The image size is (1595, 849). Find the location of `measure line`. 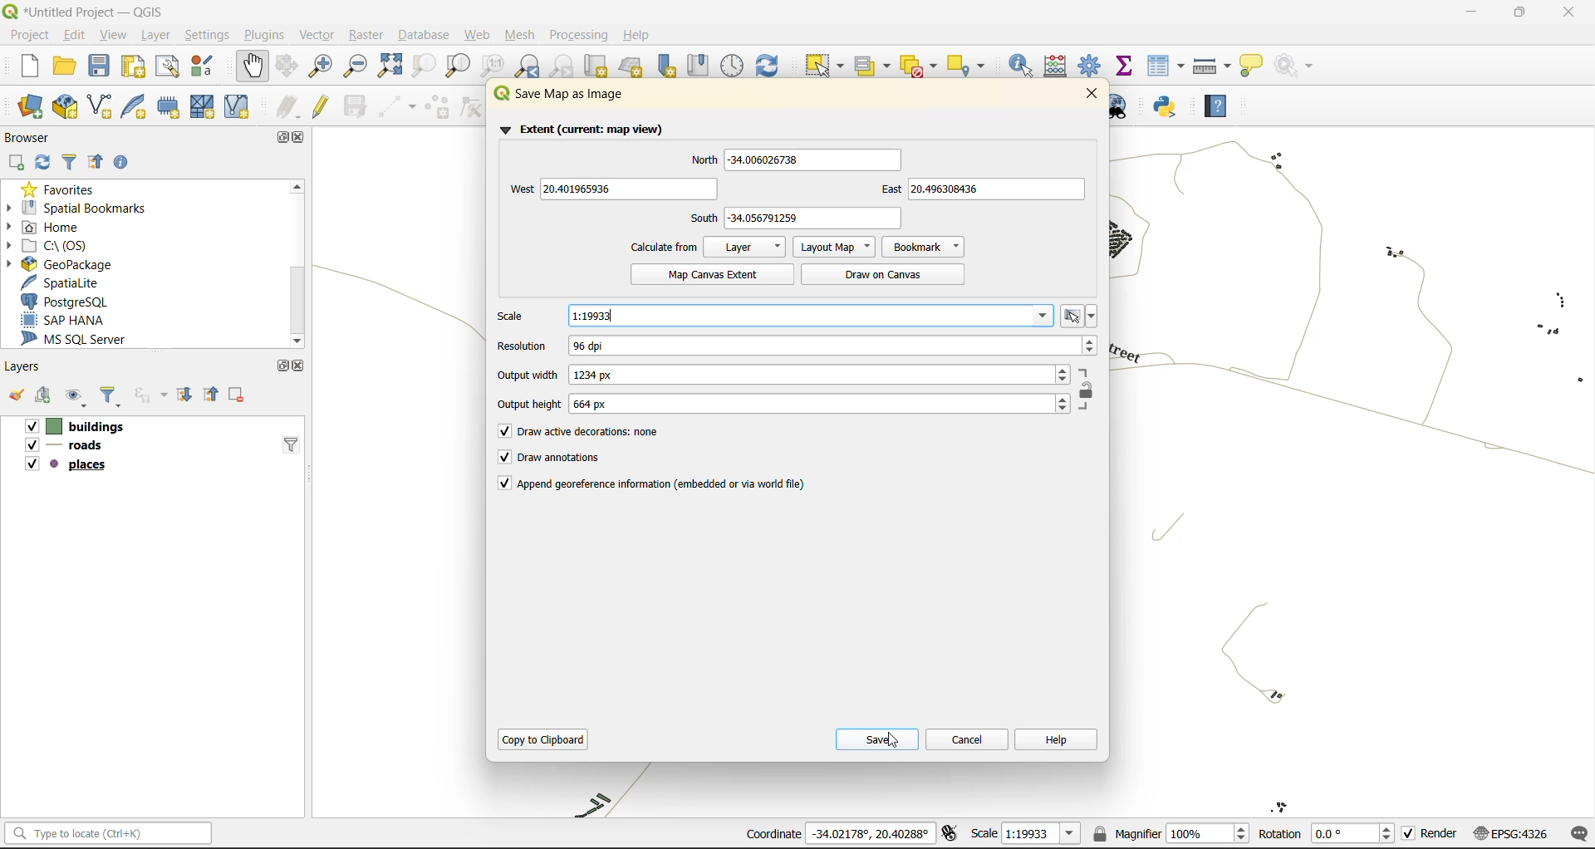

measure line is located at coordinates (1212, 65).